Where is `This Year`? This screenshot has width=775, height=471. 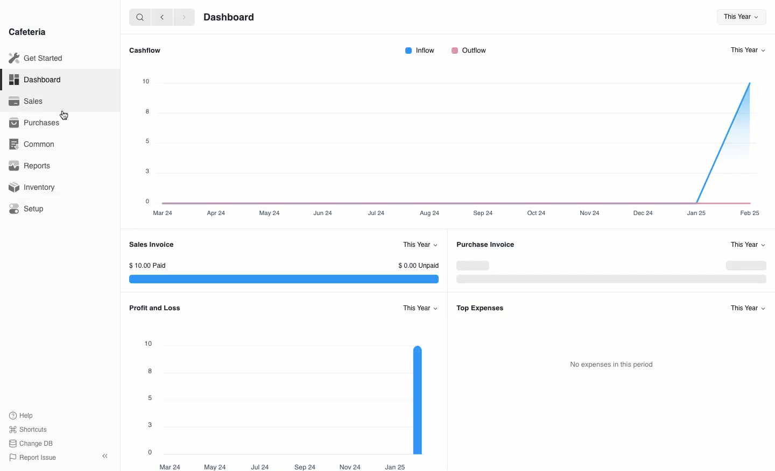 This Year is located at coordinates (419, 242).